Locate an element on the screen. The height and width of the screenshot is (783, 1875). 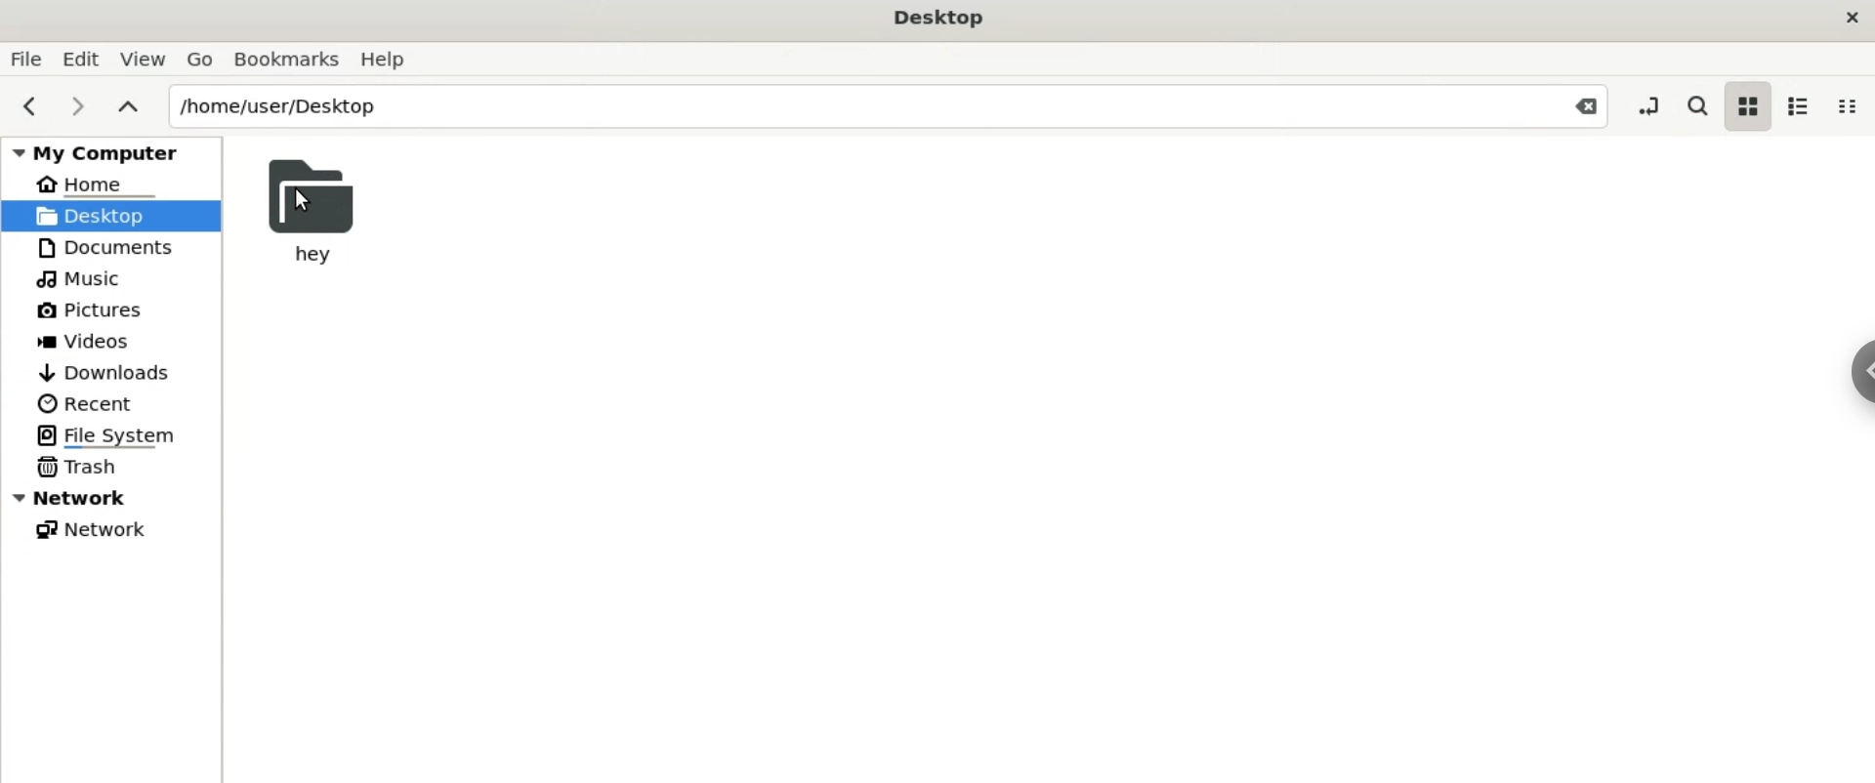
file  is located at coordinates (24, 60).